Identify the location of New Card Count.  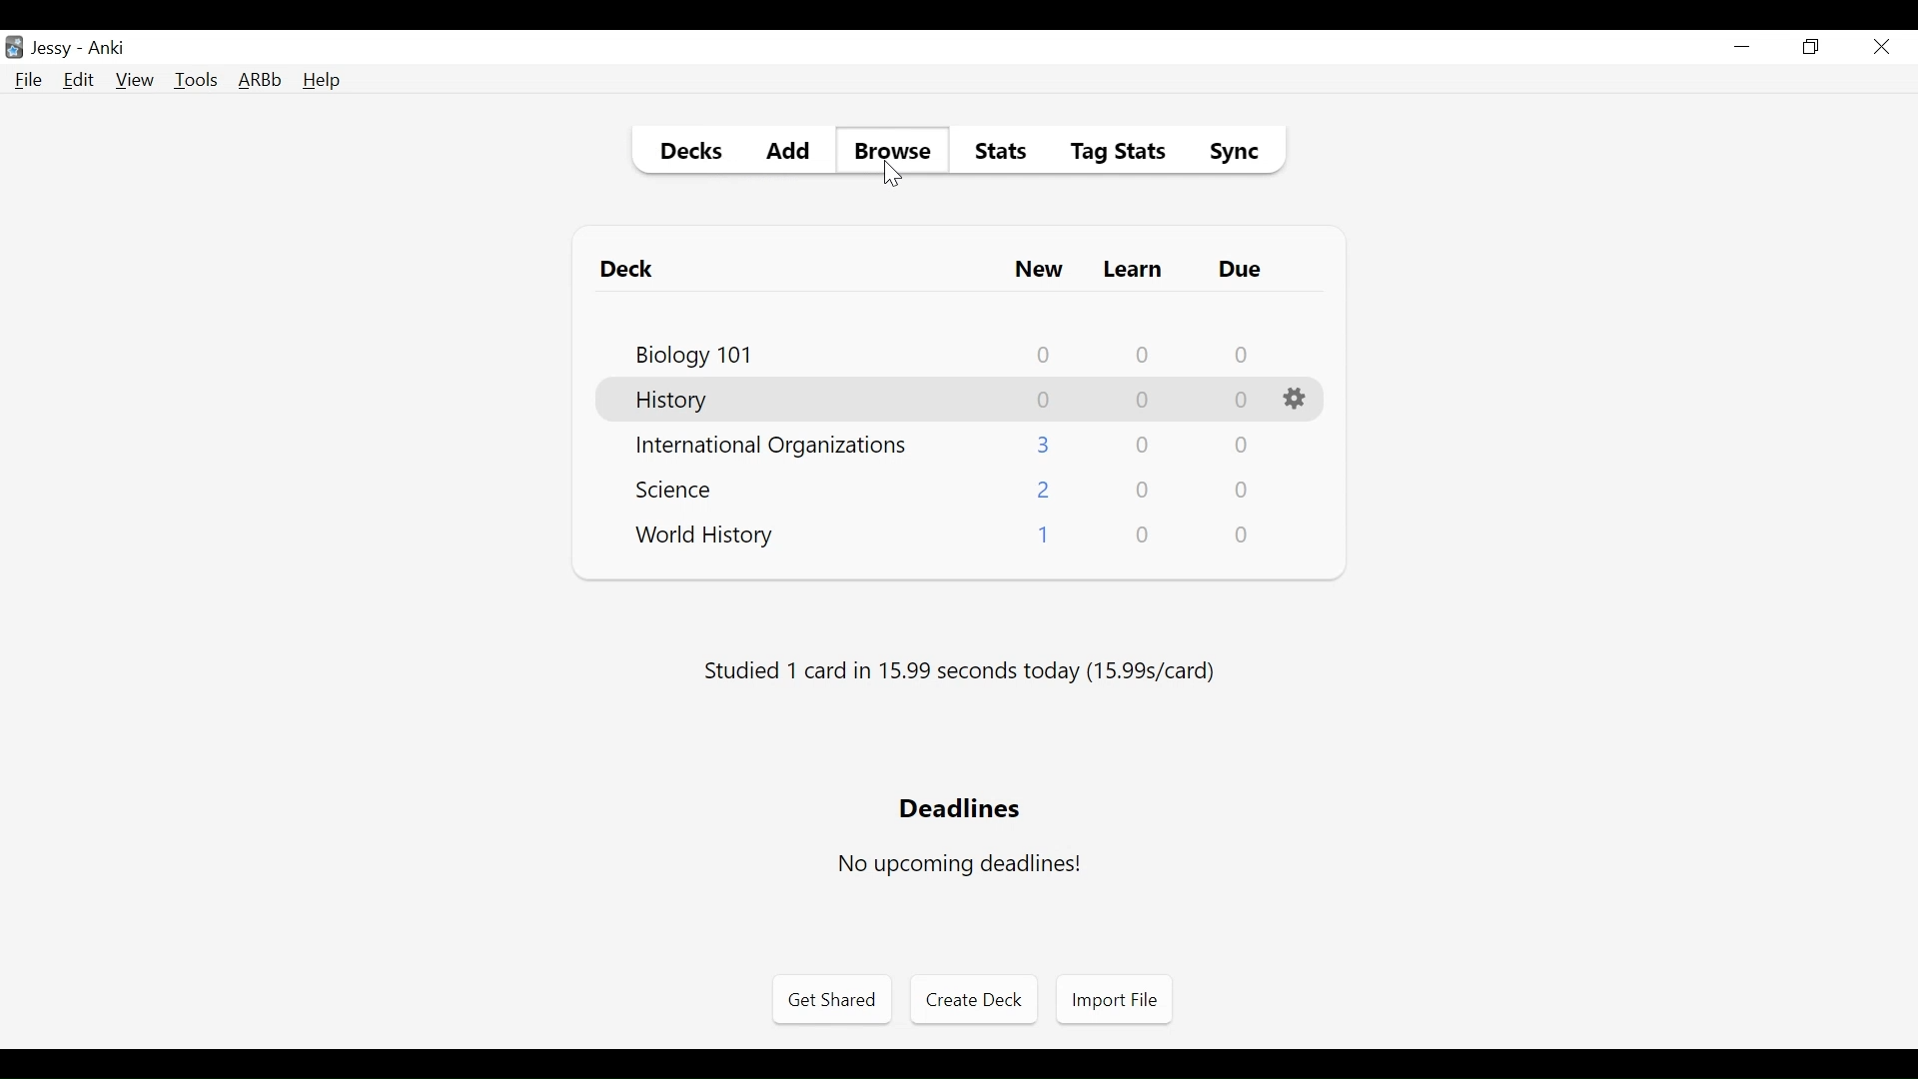
(1046, 400).